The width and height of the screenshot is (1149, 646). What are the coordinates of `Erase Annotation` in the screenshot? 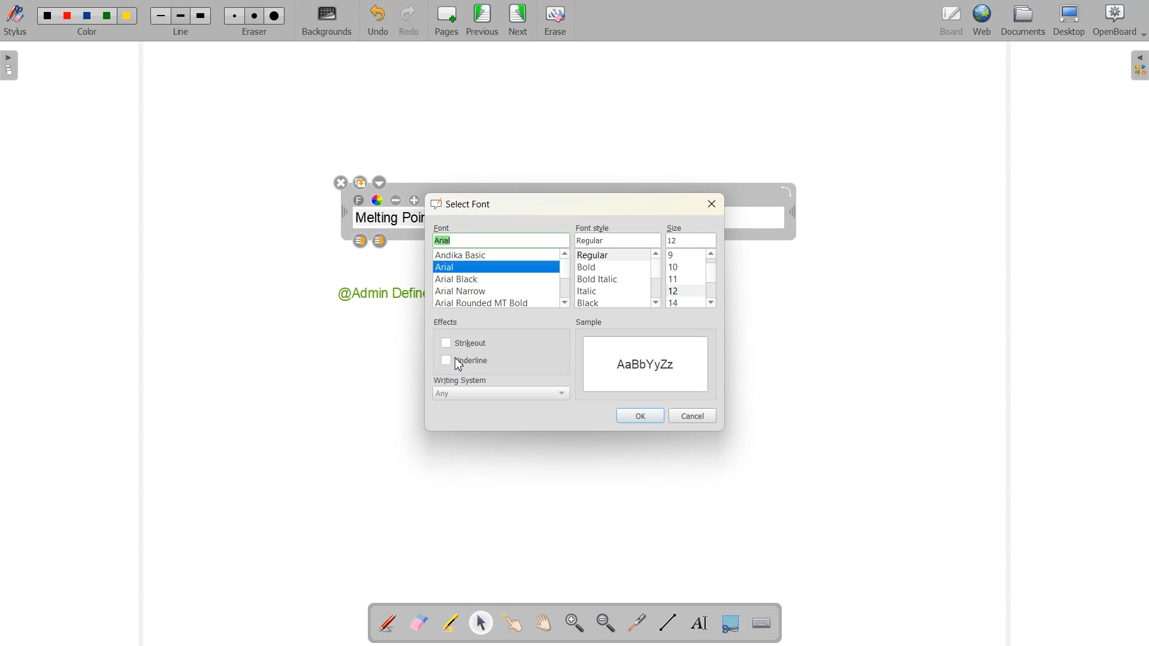 It's located at (418, 623).